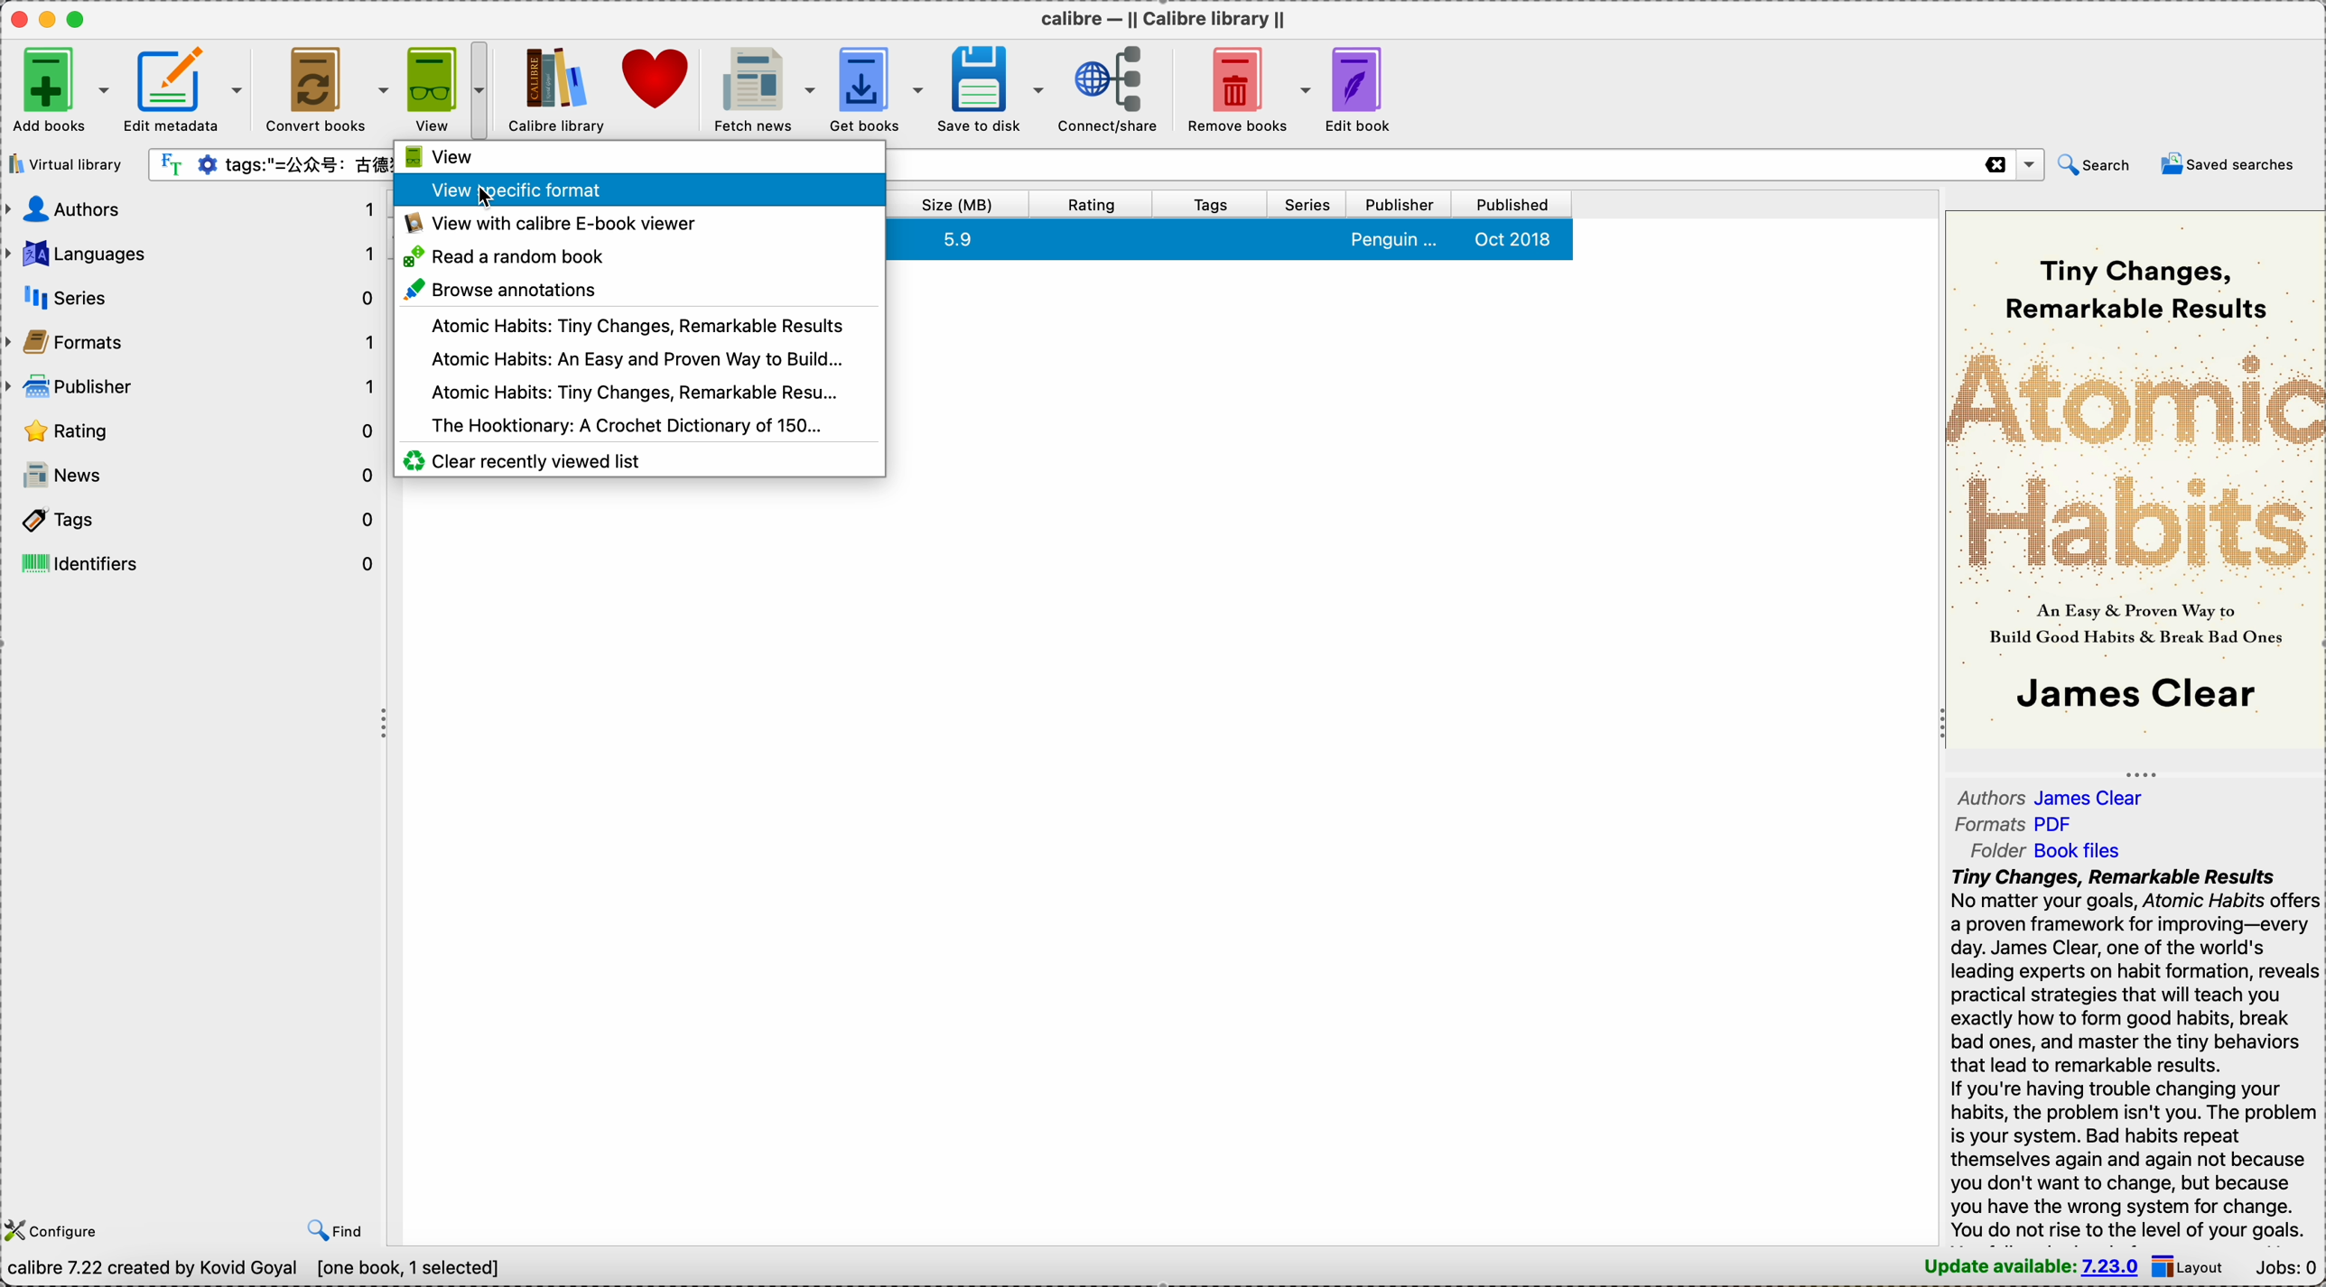  Describe the element at coordinates (506, 255) in the screenshot. I see `read a random book` at that location.